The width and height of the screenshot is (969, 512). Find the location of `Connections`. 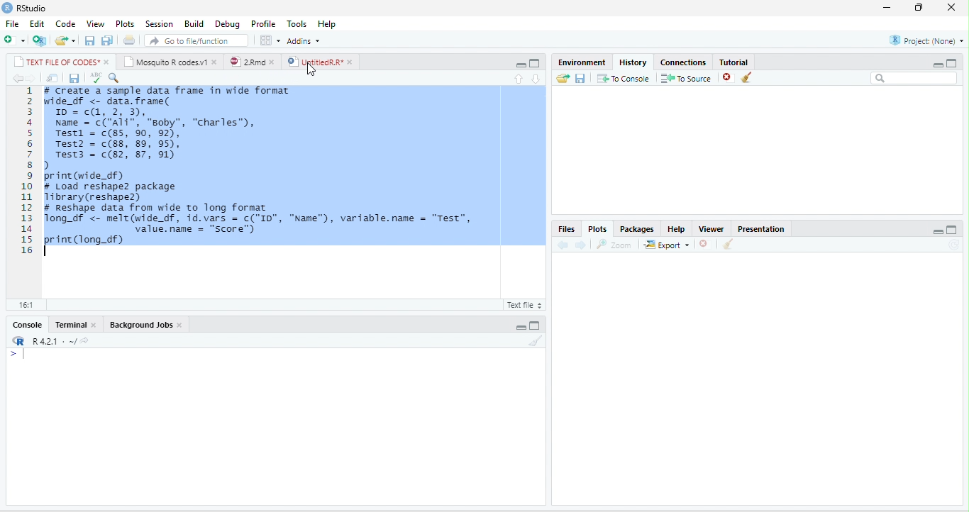

Connections is located at coordinates (683, 62).